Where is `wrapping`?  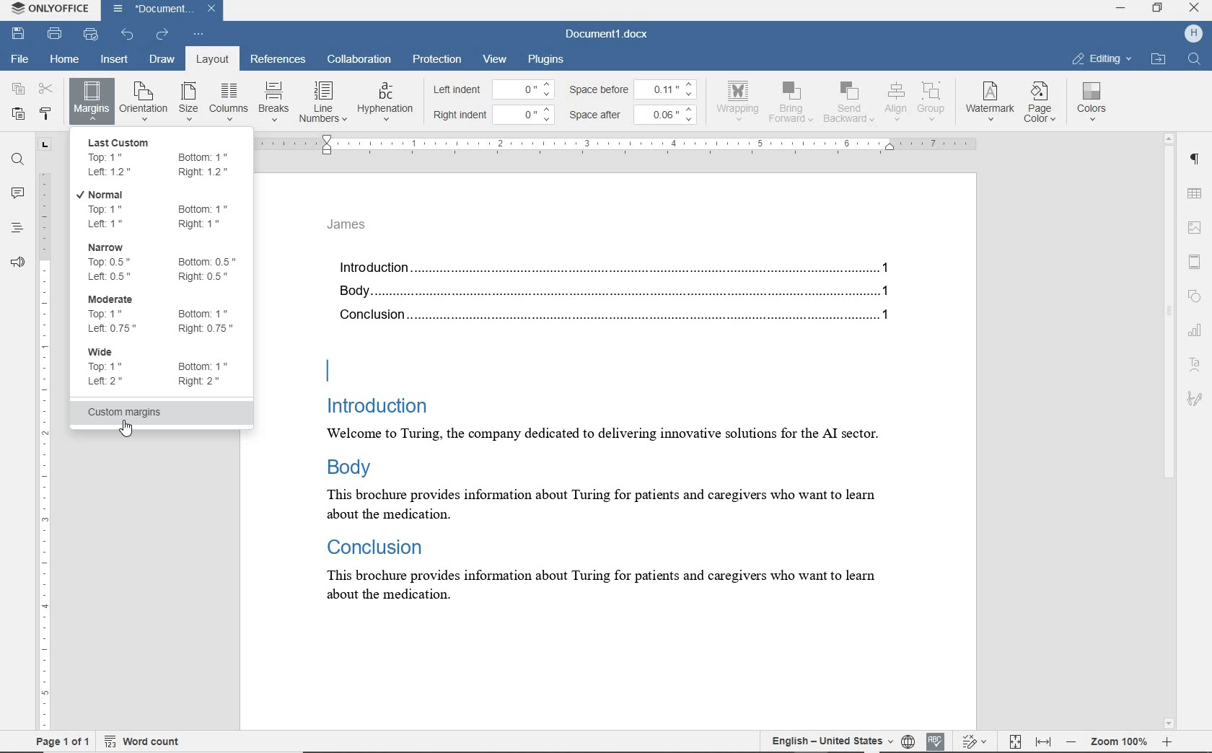
wrapping is located at coordinates (740, 100).